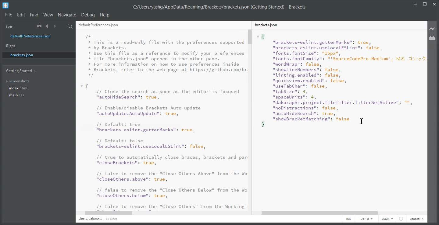 This screenshot has width=439, height=225. I want to click on Debug, so click(88, 15).